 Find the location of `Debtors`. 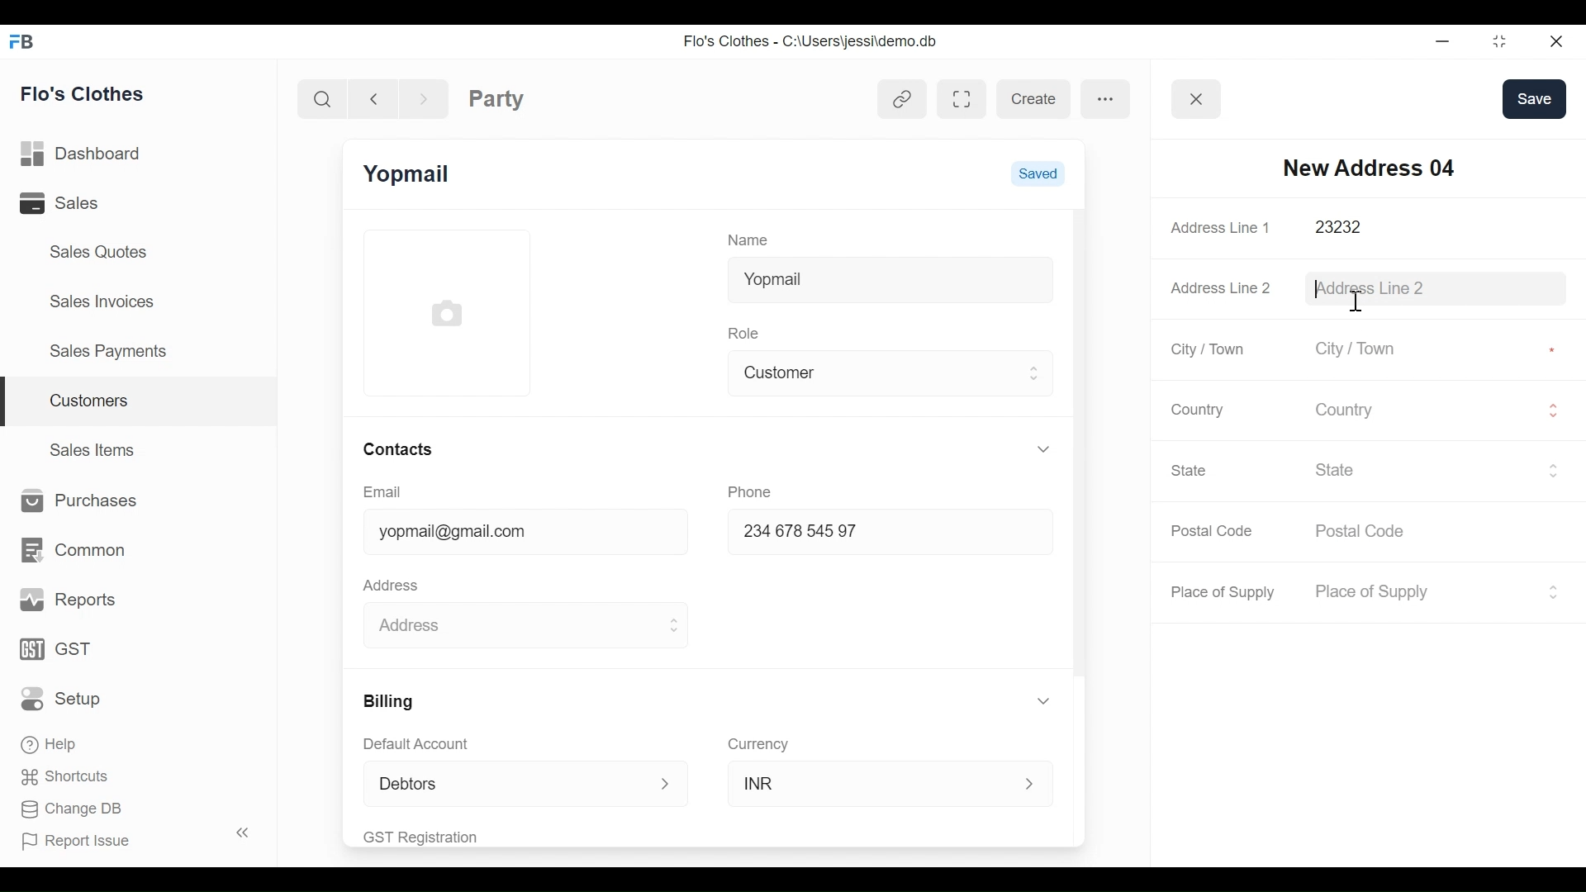

Debtors is located at coordinates (499, 783).